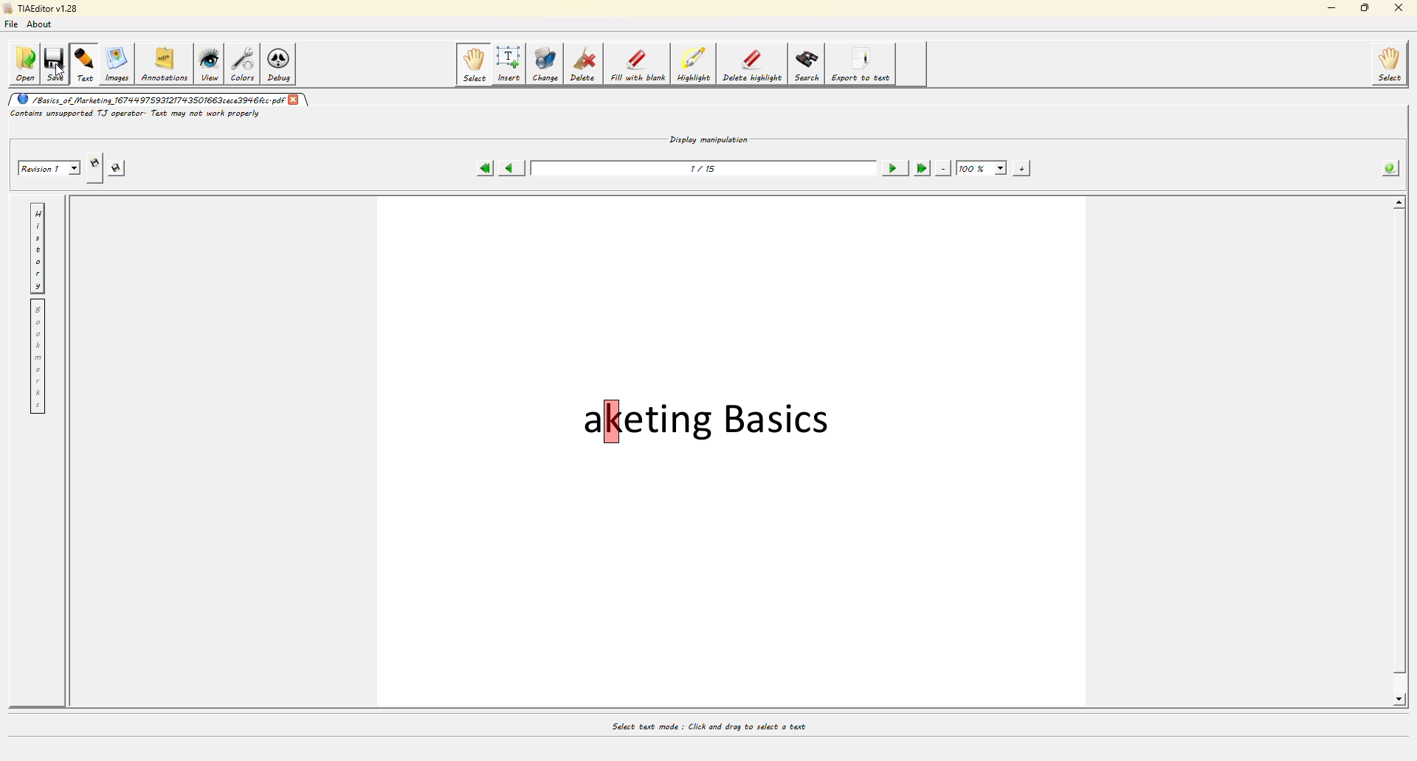 Image resolution: width=1417 pixels, height=761 pixels. What do you see at coordinates (704, 167) in the screenshot?
I see `page number` at bounding box center [704, 167].